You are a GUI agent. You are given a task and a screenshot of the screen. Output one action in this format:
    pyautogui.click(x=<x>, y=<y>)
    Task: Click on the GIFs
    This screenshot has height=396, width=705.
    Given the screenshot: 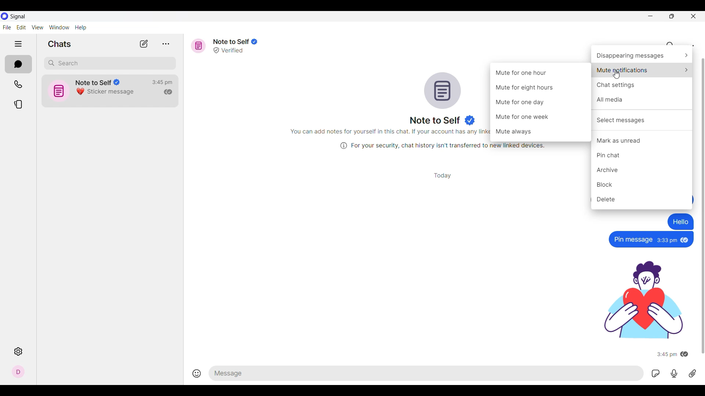 What is the action you would take?
    pyautogui.click(x=656, y=373)
    